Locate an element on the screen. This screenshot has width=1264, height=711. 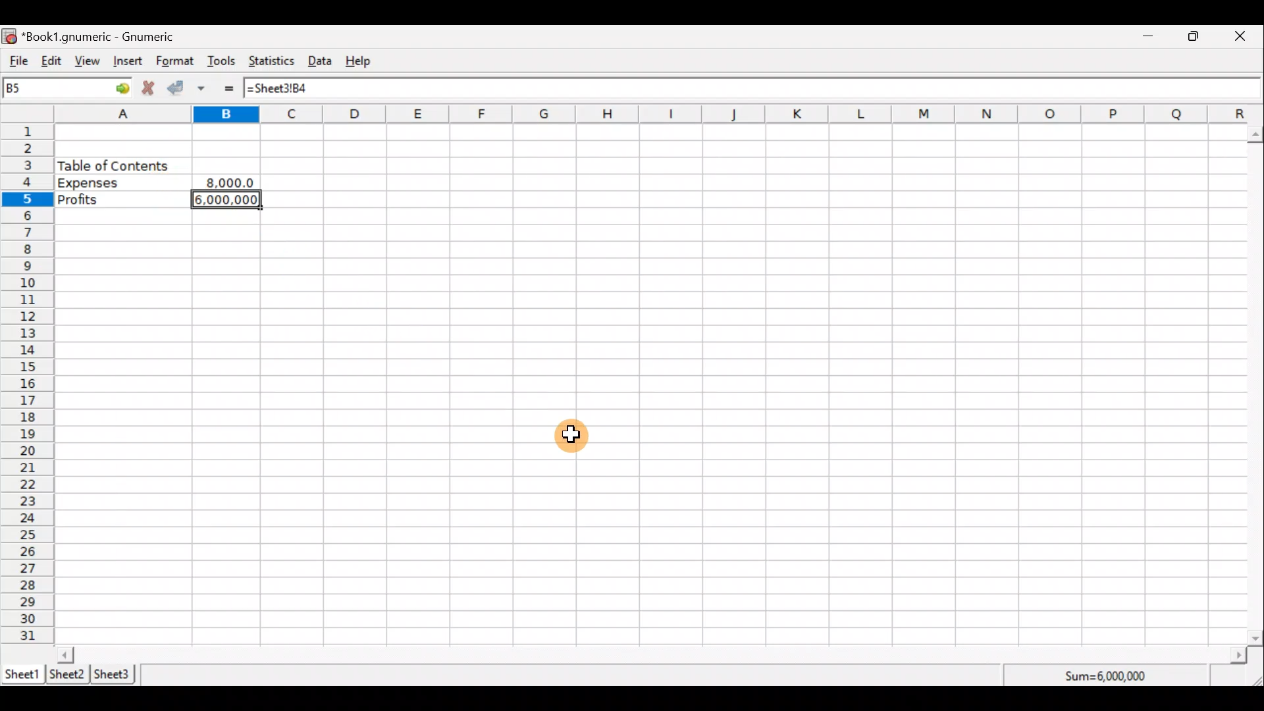
Sum is located at coordinates (1110, 674).